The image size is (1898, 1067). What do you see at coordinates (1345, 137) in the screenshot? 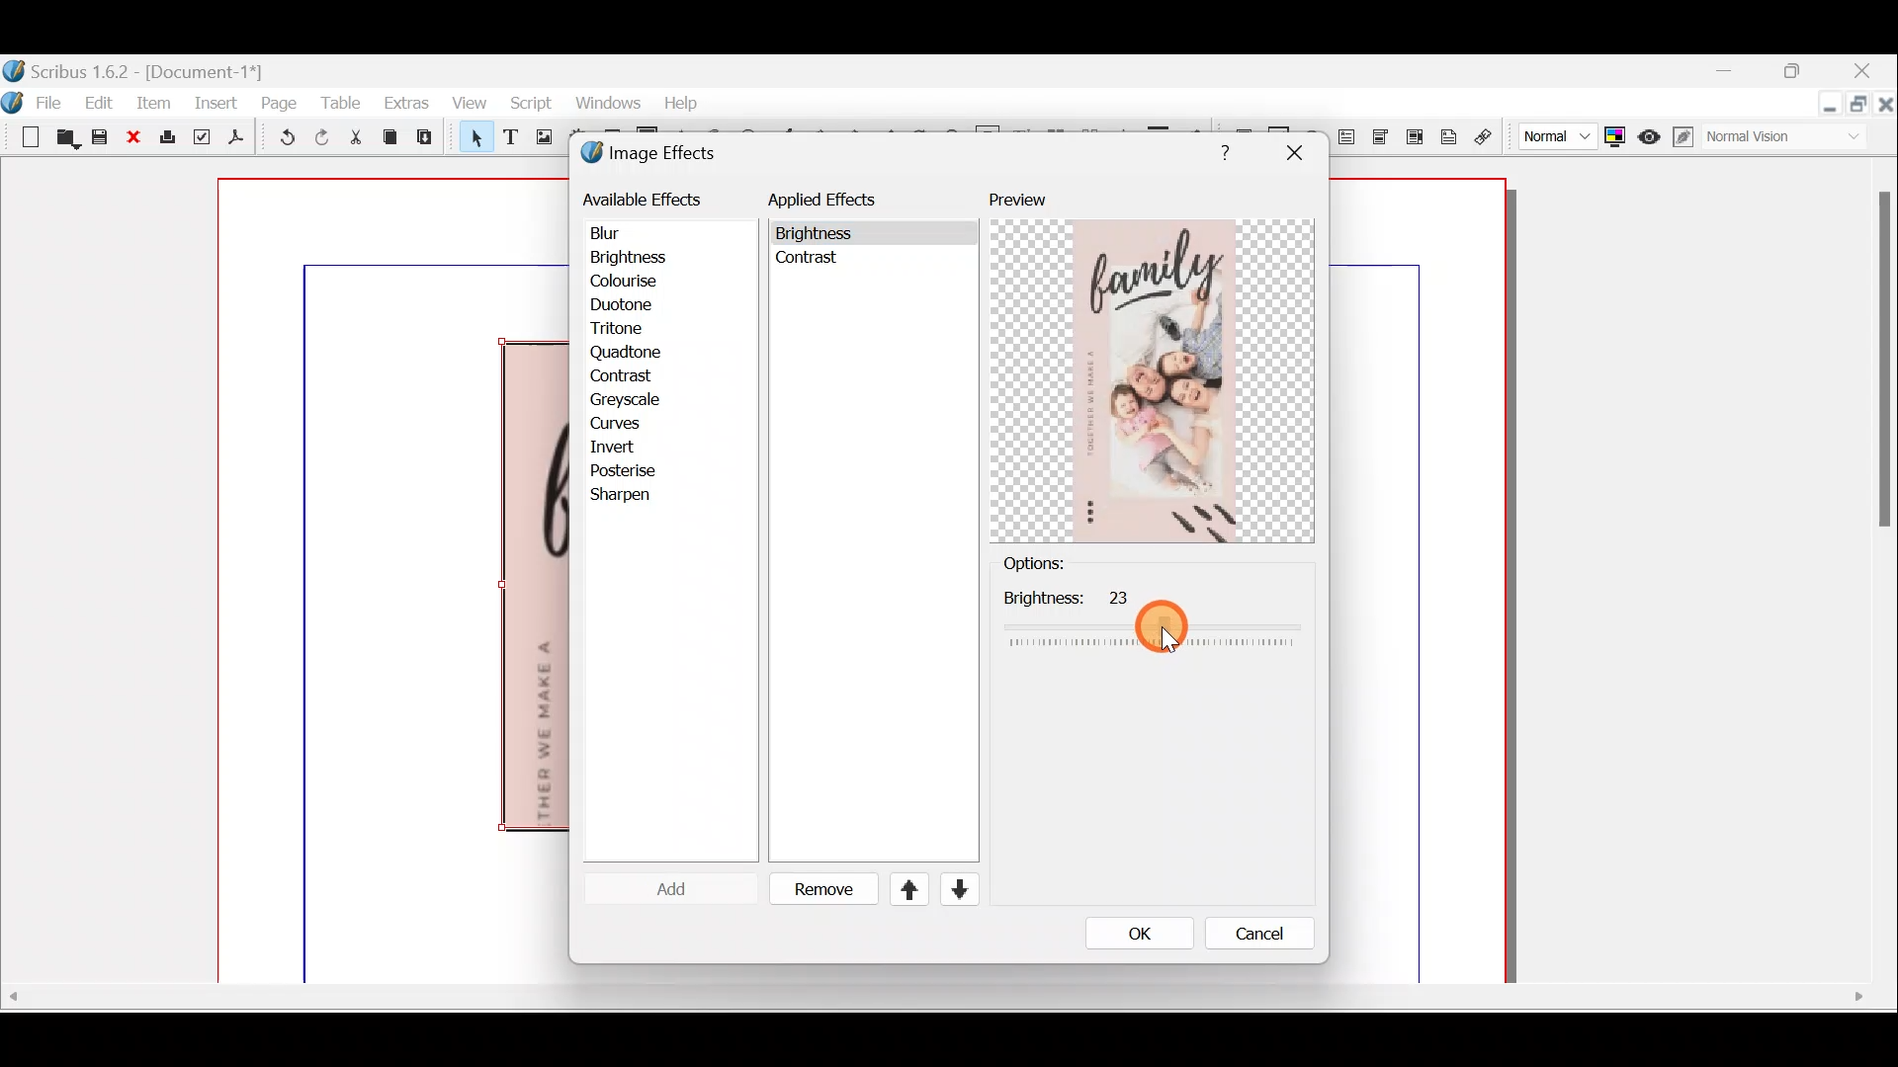
I see `PDF text field` at bounding box center [1345, 137].